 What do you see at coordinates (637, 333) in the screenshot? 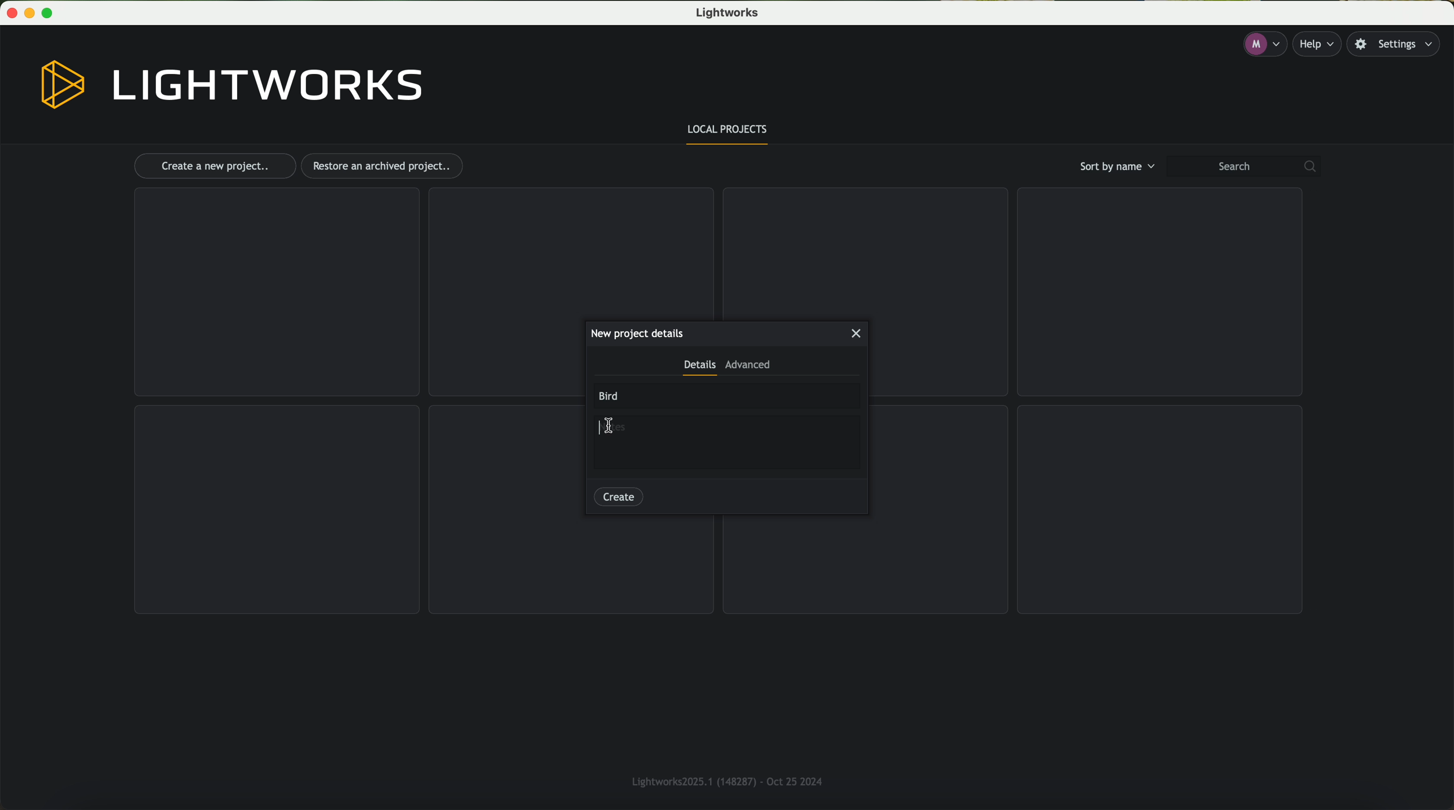
I see `new project details` at bounding box center [637, 333].